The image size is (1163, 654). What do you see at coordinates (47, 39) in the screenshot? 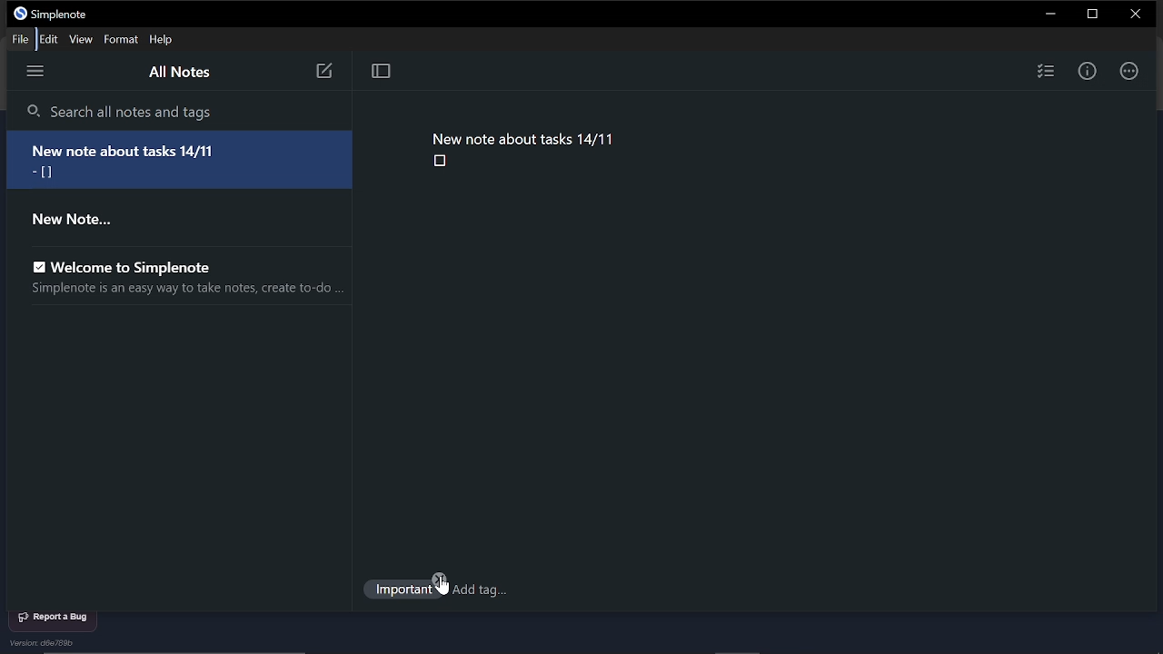
I see `Edit` at bounding box center [47, 39].